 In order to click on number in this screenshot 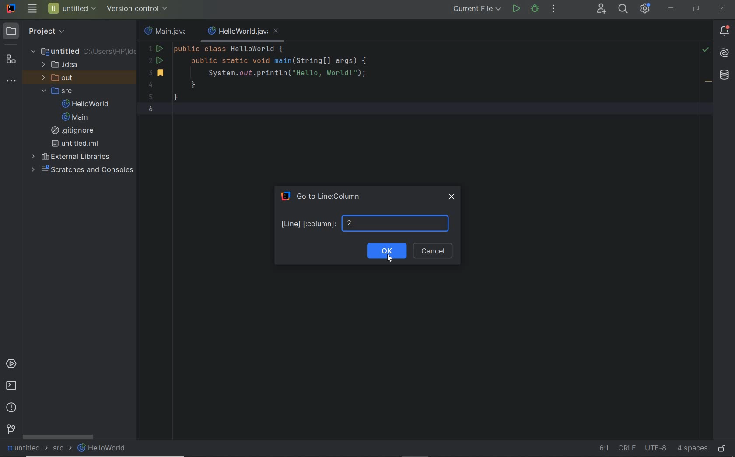, I will do `click(350, 224)`.